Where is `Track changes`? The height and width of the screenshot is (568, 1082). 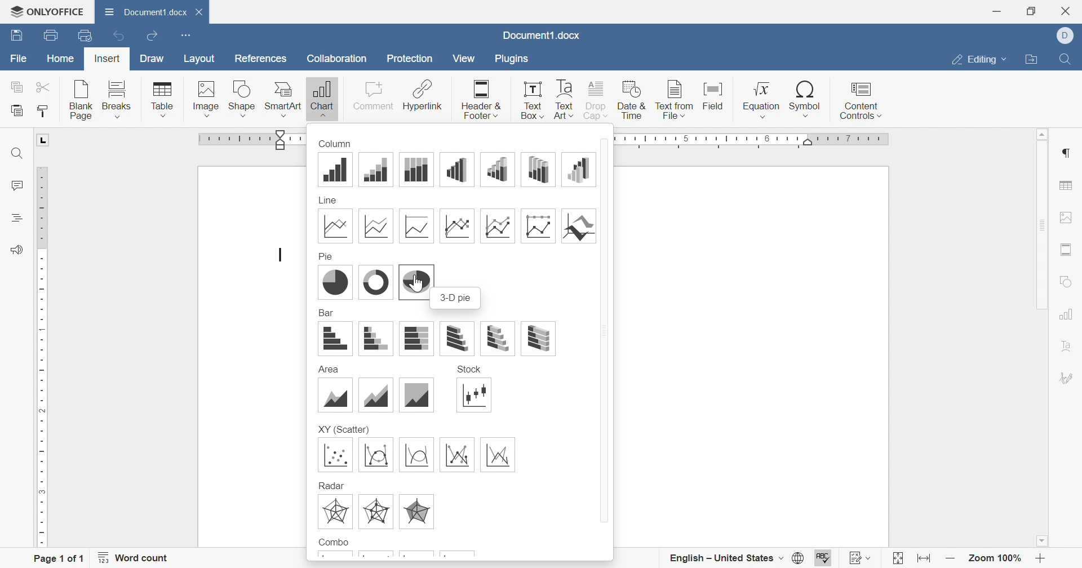
Track changes is located at coordinates (852, 557).